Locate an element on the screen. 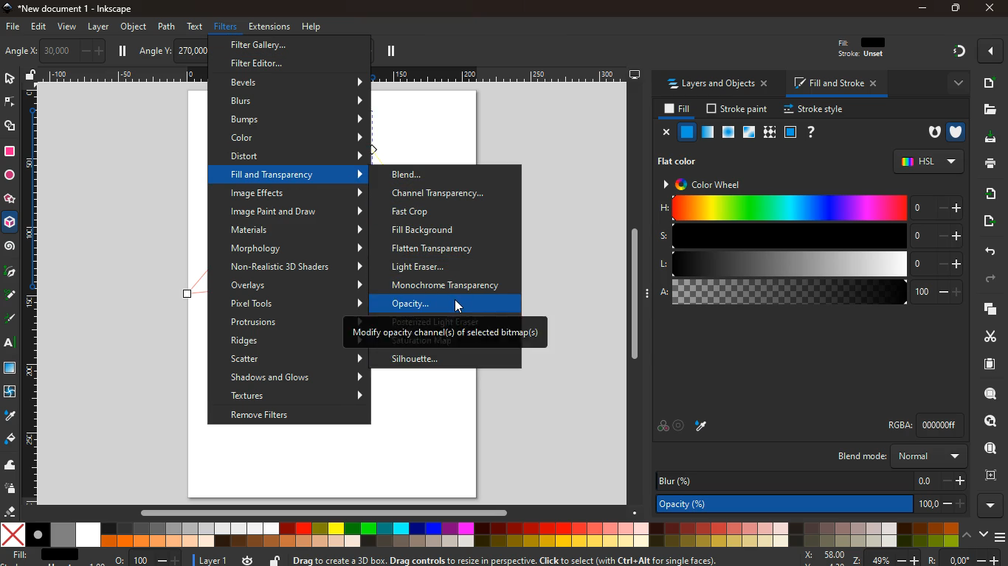  filter gallery is located at coordinates (268, 46).